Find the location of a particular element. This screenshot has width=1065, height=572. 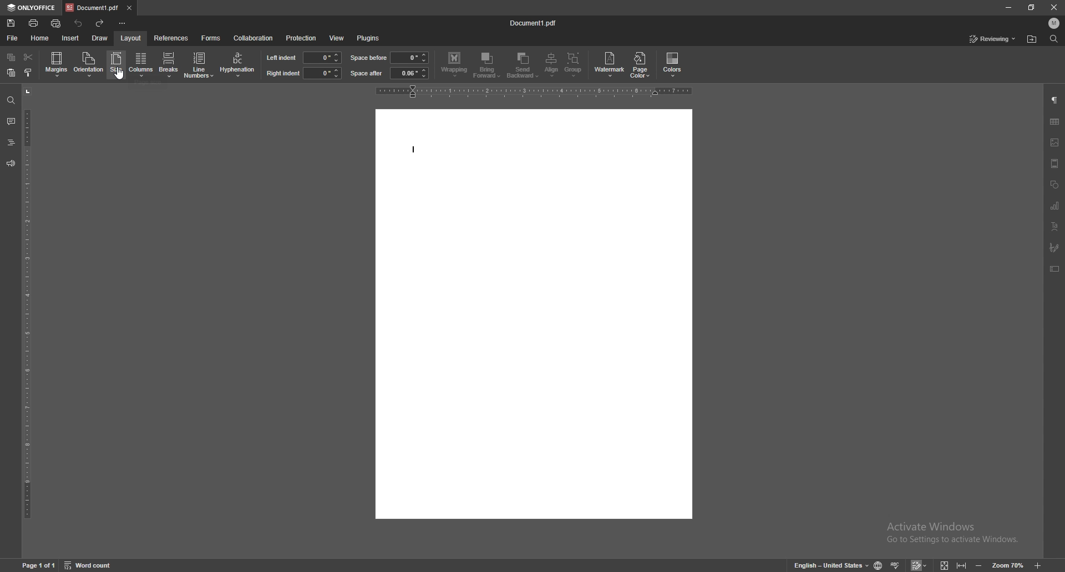

Word count is located at coordinates (95, 565).